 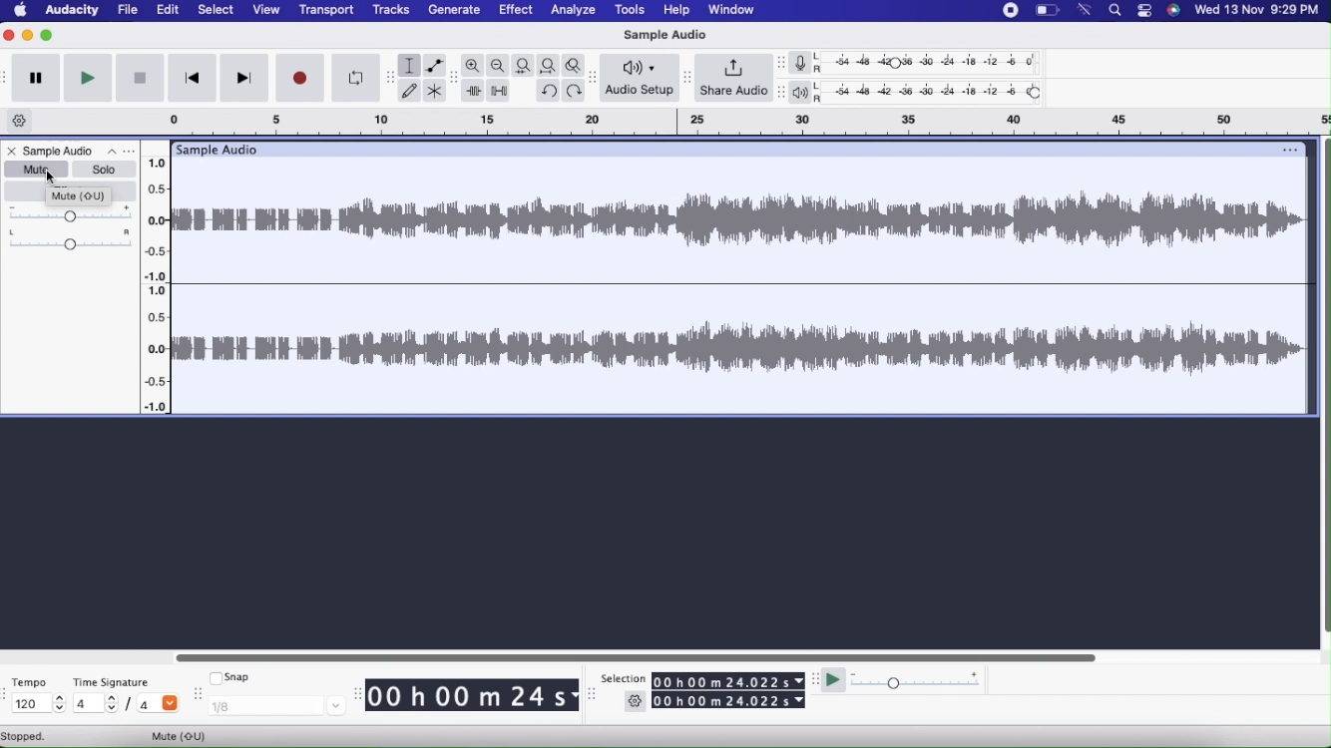 I want to click on File name, so click(x=81, y=150).